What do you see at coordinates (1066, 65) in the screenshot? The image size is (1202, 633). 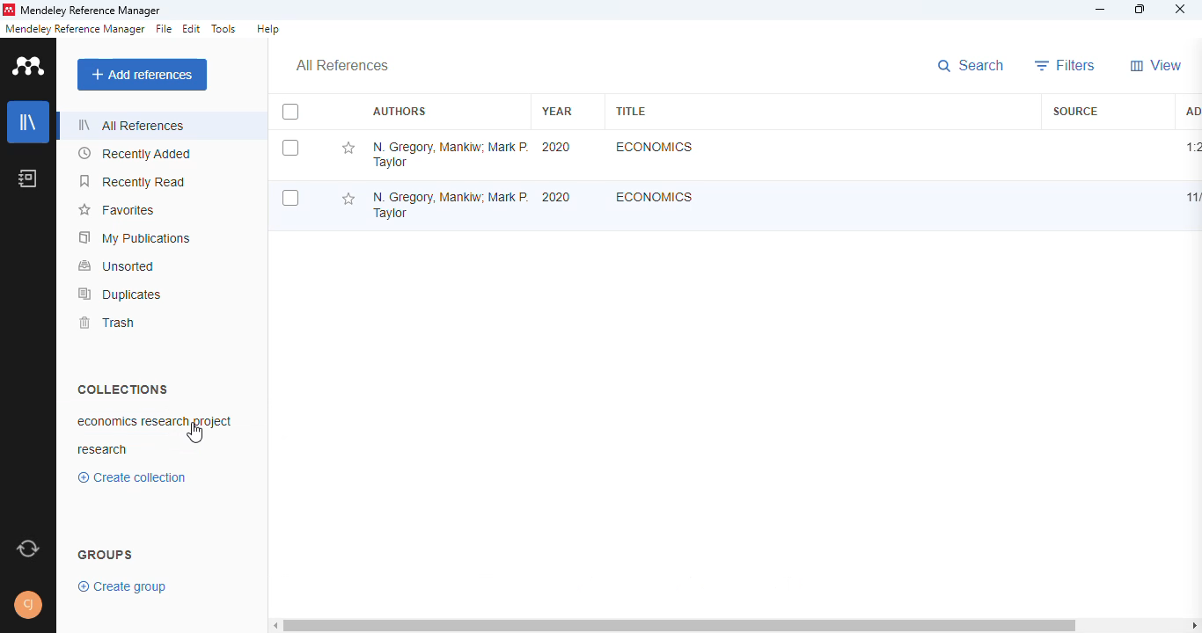 I see `filters` at bounding box center [1066, 65].